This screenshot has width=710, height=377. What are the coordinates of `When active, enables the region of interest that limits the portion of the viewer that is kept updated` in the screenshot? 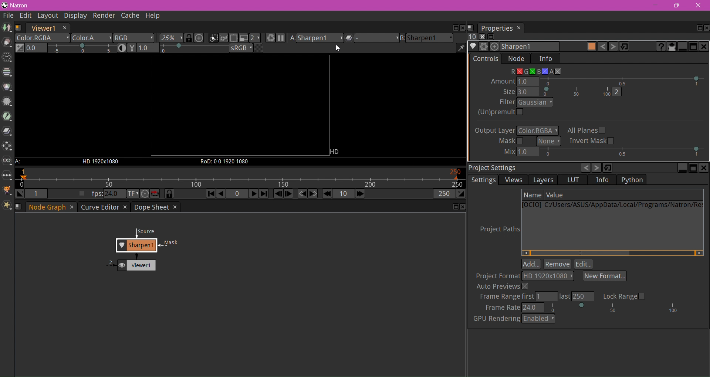 It's located at (234, 39).